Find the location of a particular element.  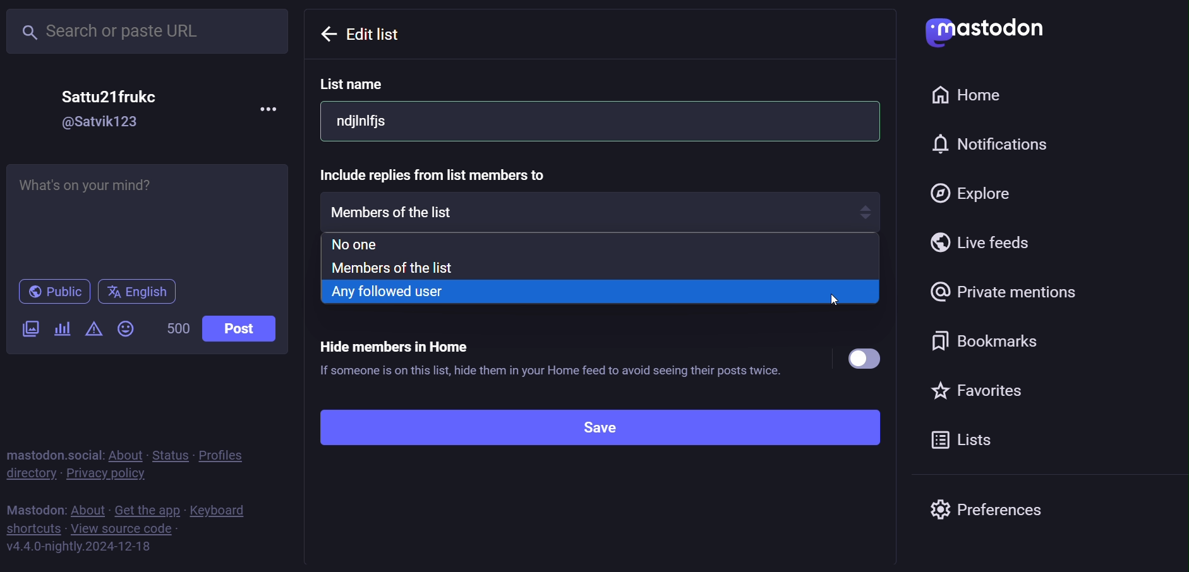

members of the list is located at coordinates (456, 267).